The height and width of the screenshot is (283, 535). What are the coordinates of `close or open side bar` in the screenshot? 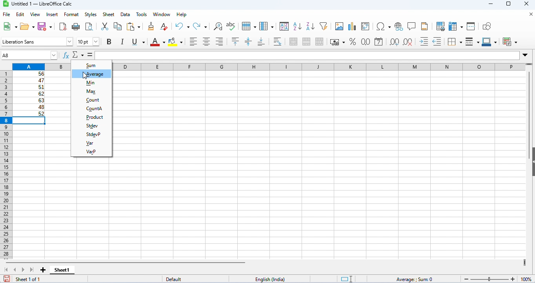 It's located at (531, 168).